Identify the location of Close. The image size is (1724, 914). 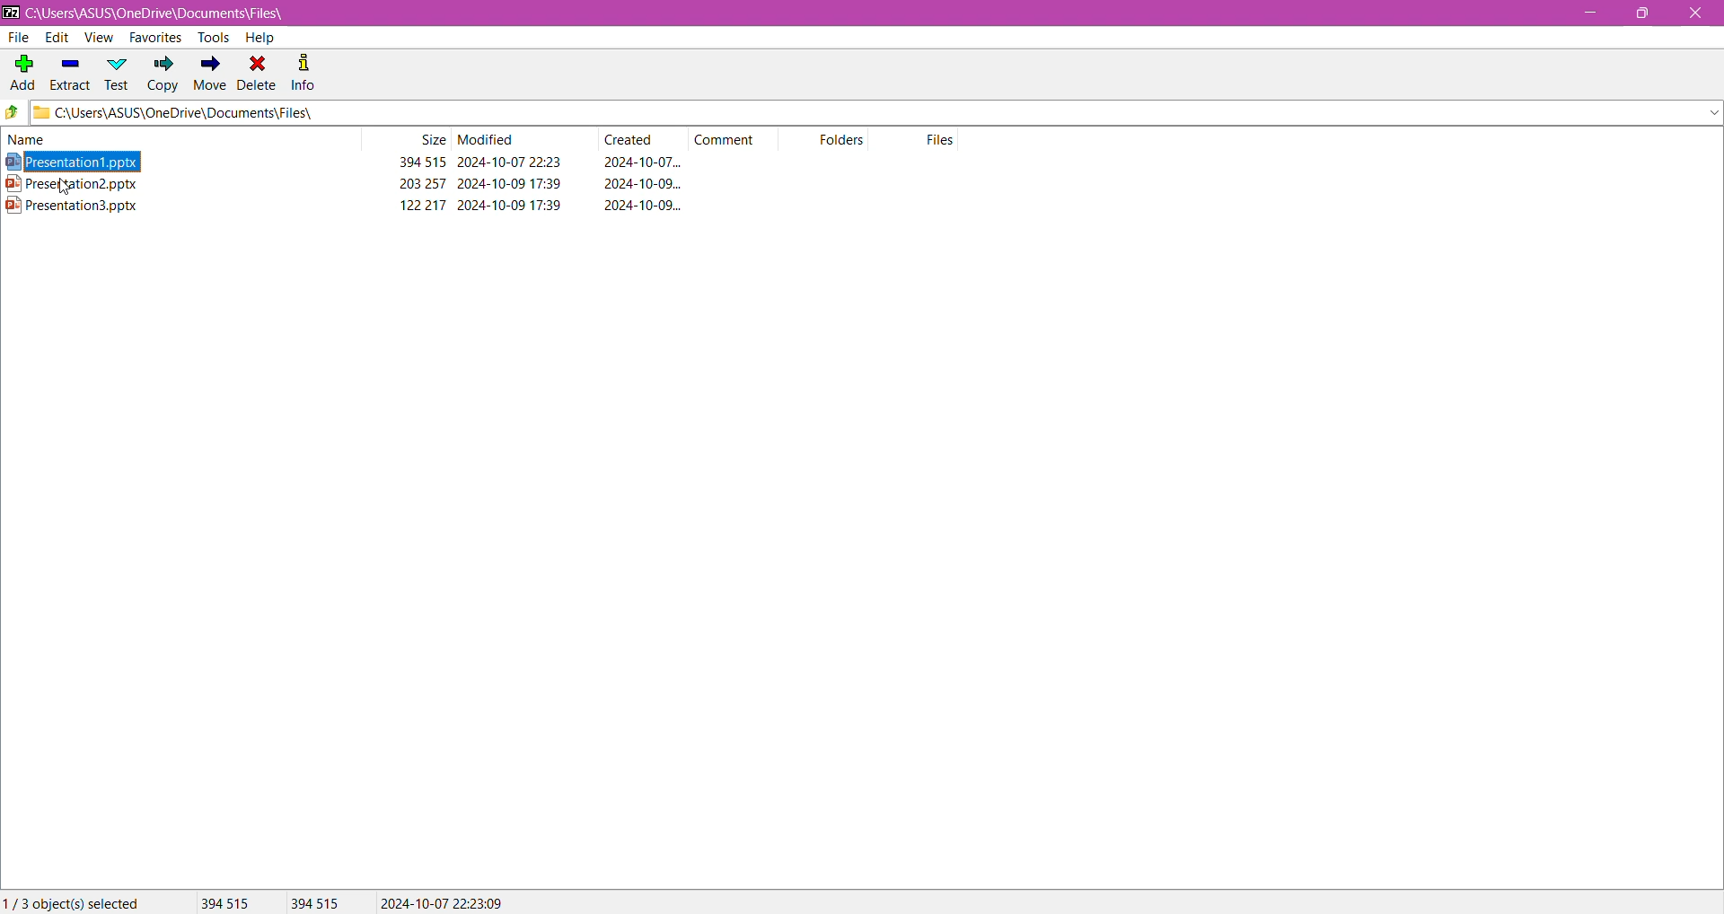
(1695, 14).